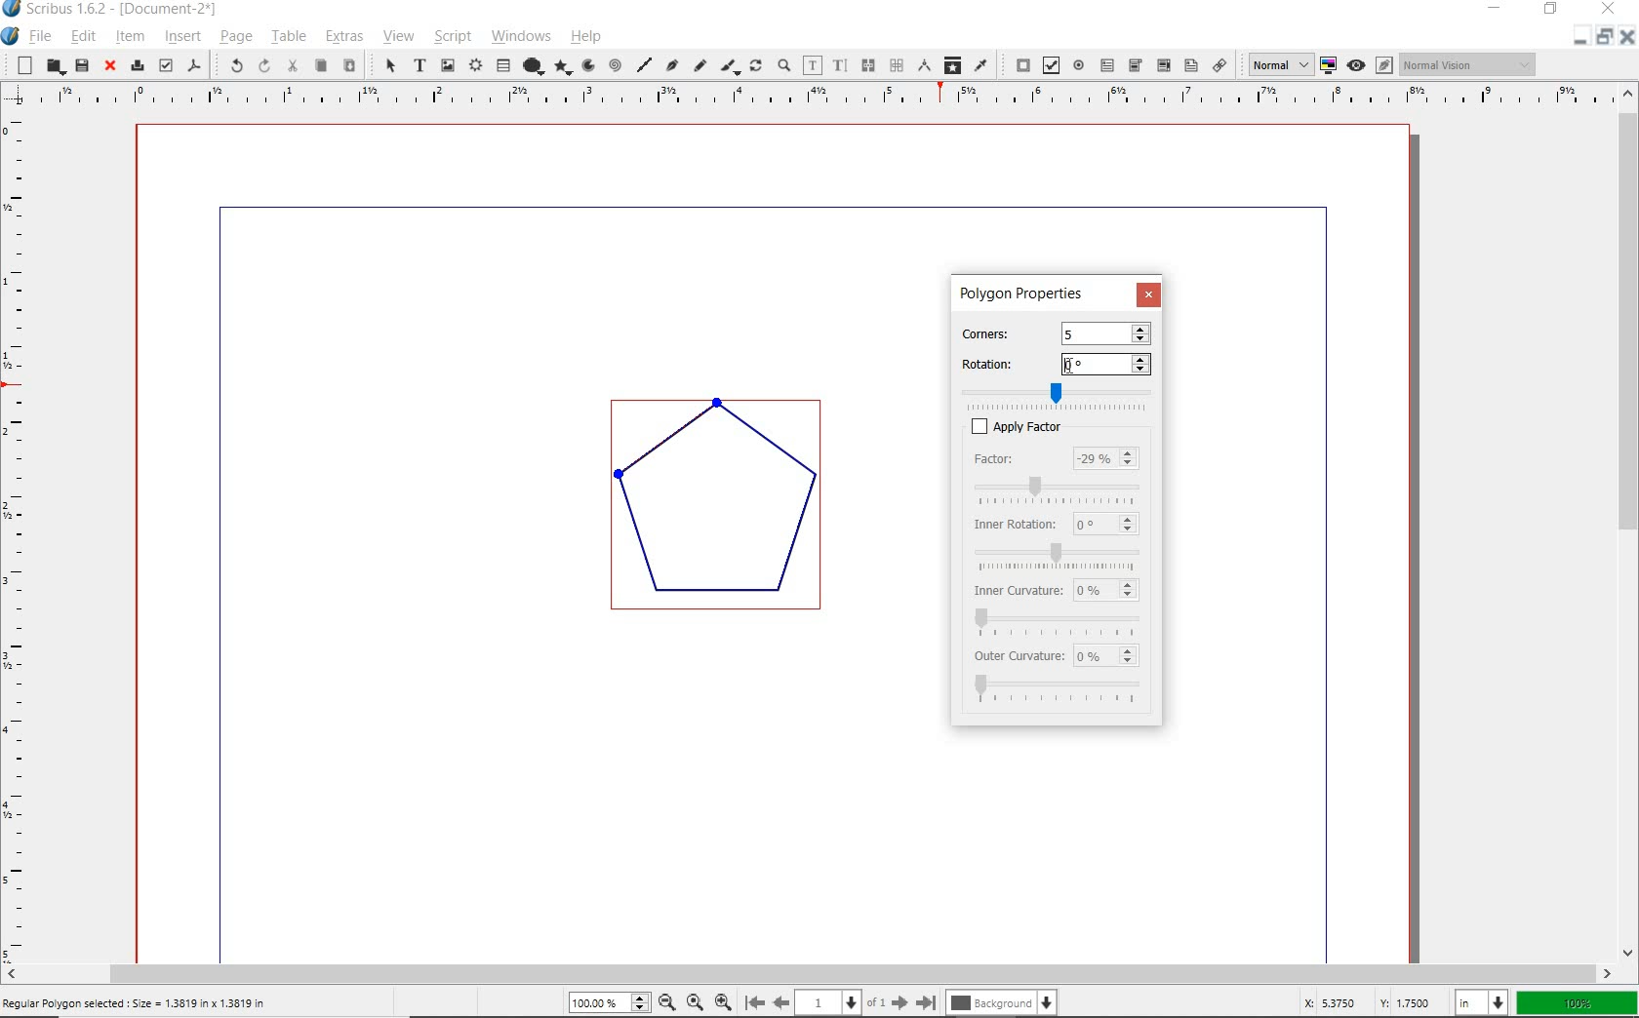  What do you see at coordinates (981, 64) in the screenshot?
I see `eye dropper` at bounding box center [981, 64].